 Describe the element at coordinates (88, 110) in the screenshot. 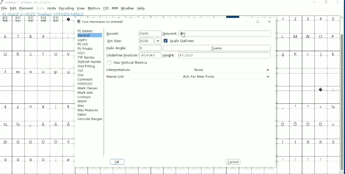

I see `Mac Features` at that location.